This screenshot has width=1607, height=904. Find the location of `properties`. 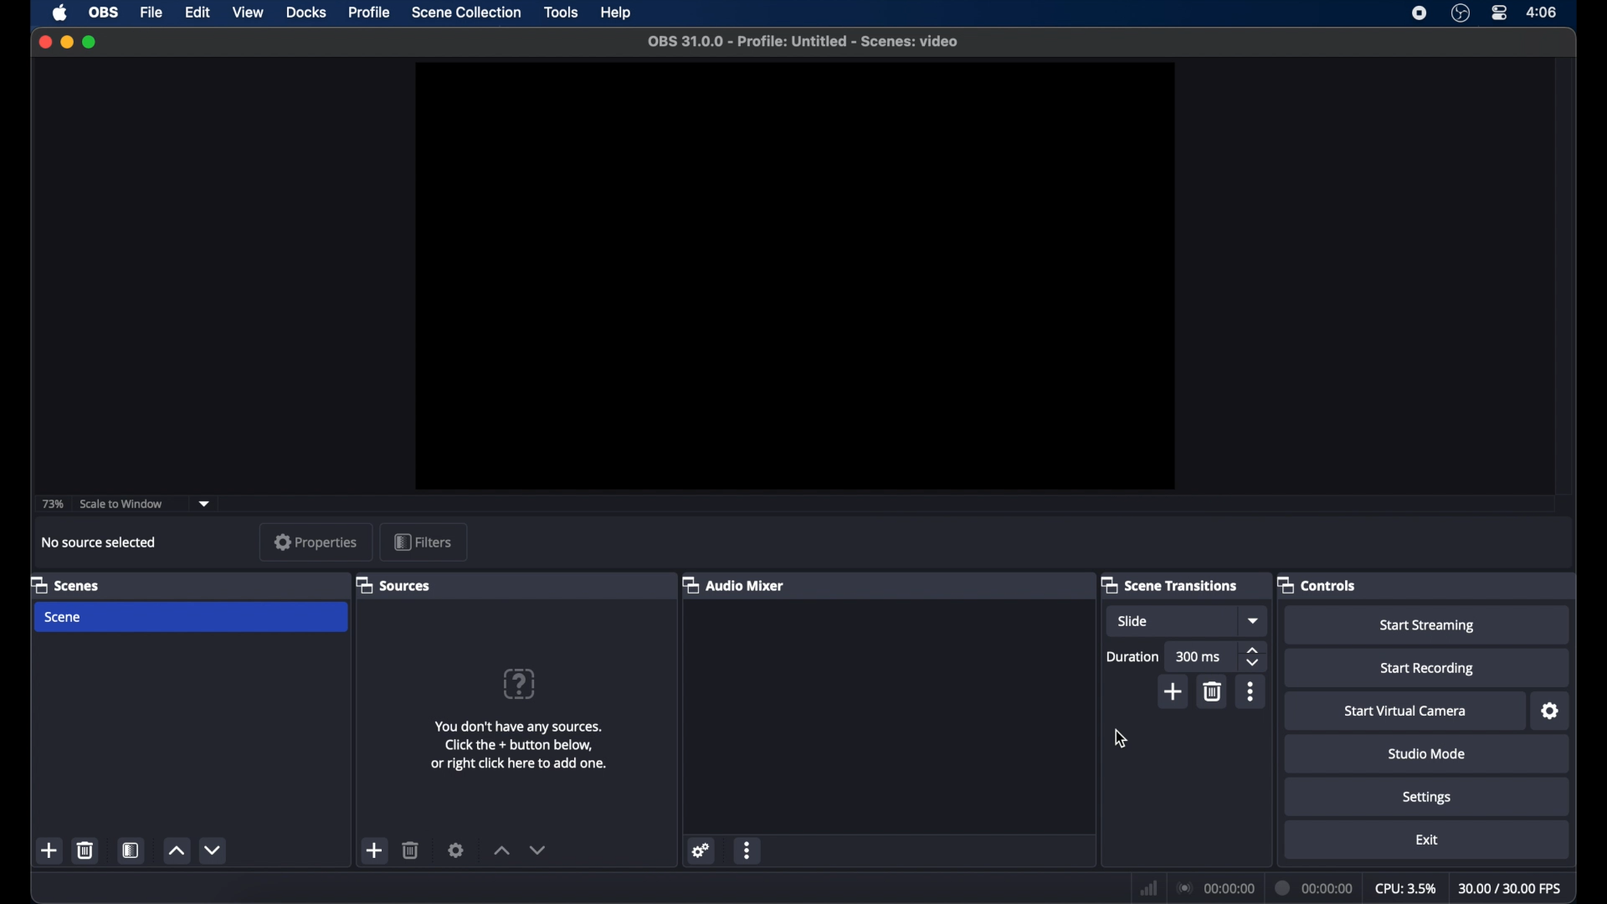

properties is located at coordinates (315, 542).